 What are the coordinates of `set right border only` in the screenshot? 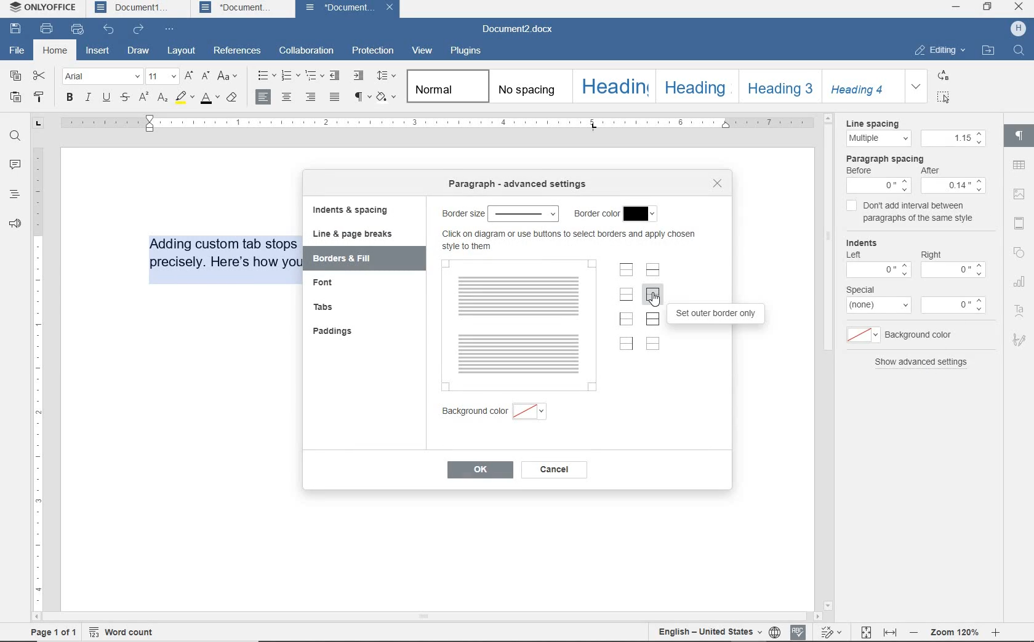 It's located at (626, 343).